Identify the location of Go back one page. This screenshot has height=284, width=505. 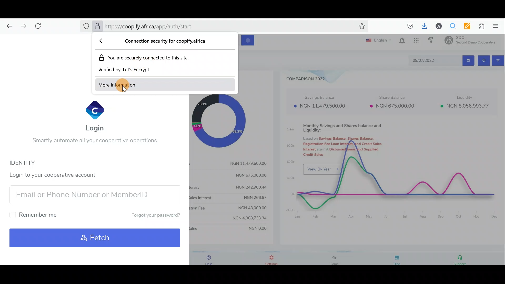
(8, 26).